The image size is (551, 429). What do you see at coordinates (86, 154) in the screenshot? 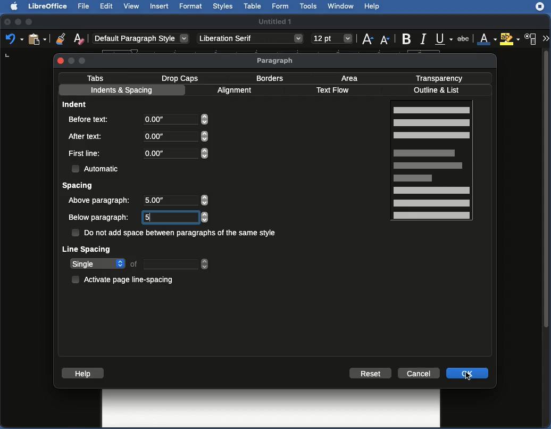
I see `First line` at bounding box center [86, 154].